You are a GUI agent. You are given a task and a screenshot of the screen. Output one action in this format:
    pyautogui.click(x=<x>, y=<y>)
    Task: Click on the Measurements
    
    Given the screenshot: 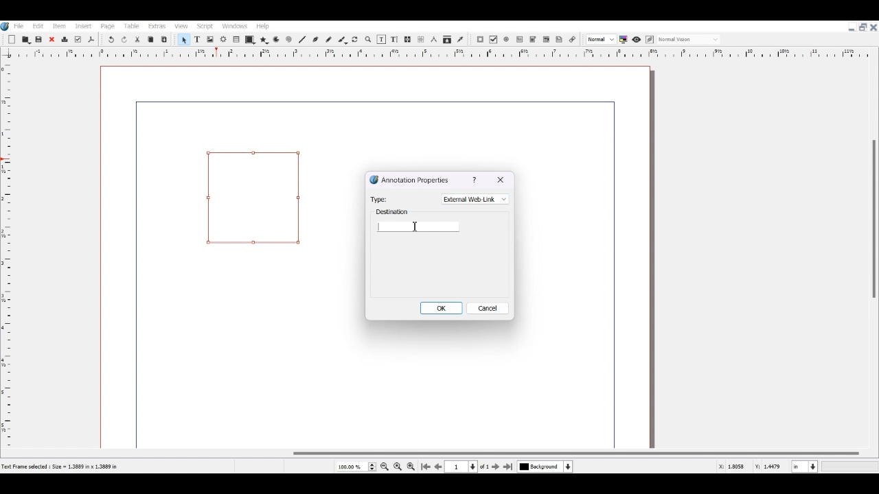 What is the action you would take?
    pyautogui.click(x=433, y=40)
    